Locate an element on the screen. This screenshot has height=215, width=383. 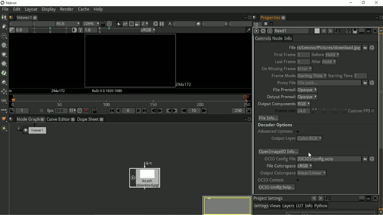
Properties is located at coordinates (272, 17).